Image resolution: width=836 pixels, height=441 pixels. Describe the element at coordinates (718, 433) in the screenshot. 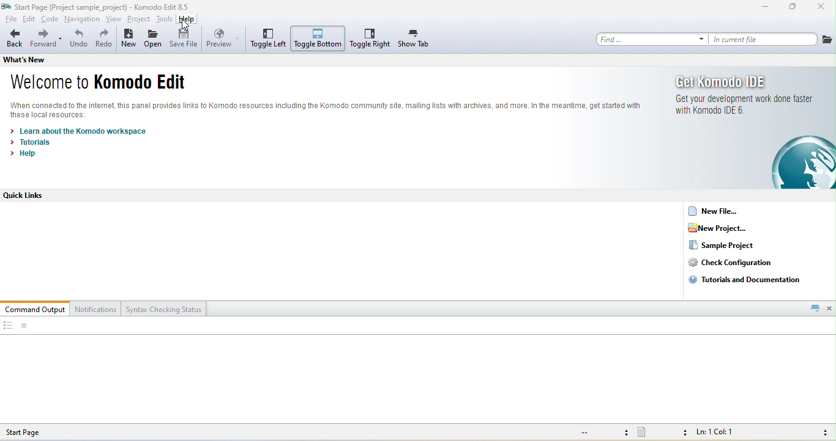

I see `ln 1, col 1` at that location.